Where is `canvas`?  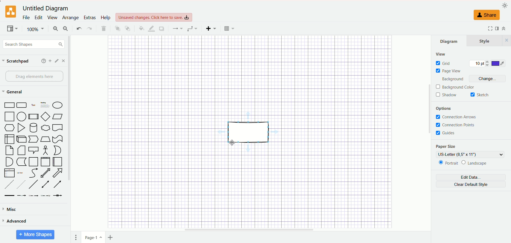
canvas is located at coordinates (250, 131).